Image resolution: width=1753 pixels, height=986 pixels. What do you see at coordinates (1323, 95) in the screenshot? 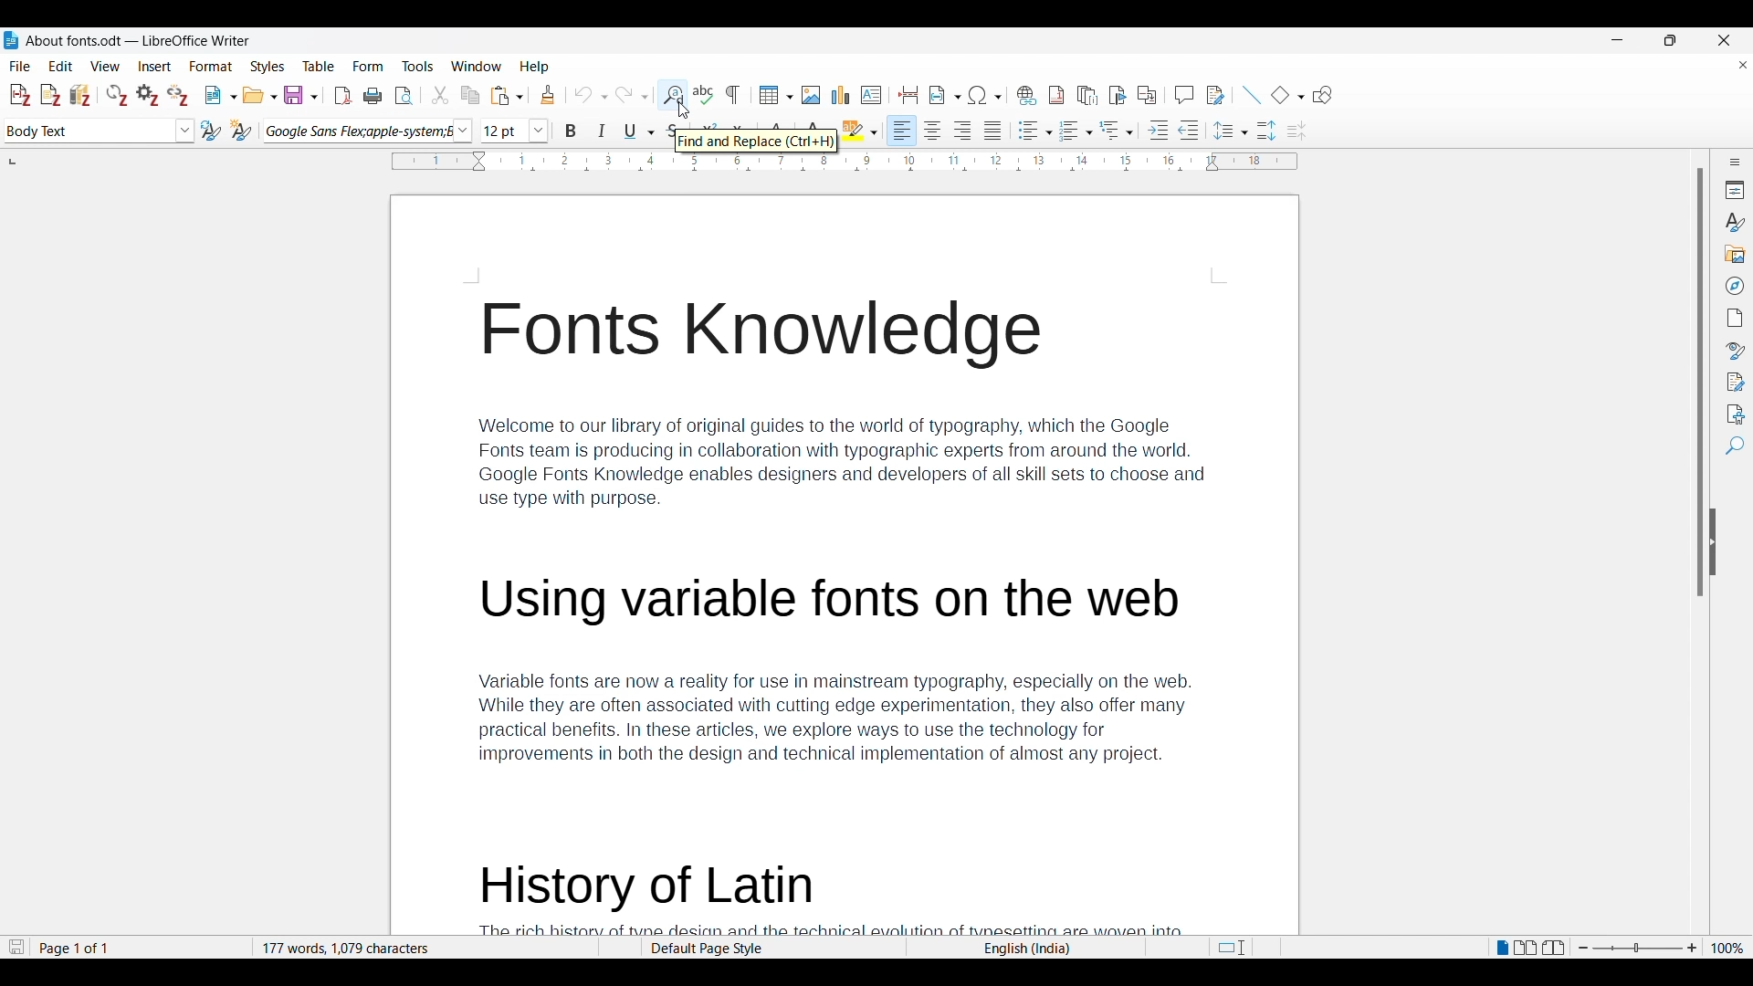
I see `Show draw functions` at bounding box center [1323, 95].